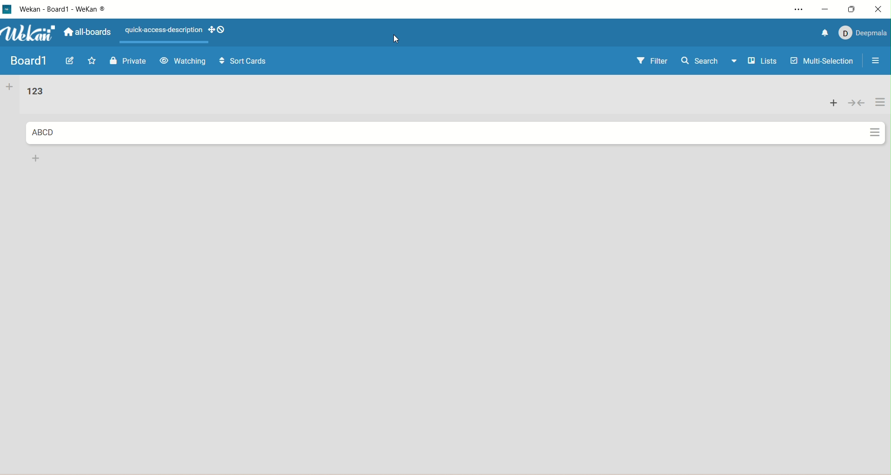 The image size is (891, 475). Describe the element at coordinates (72, 61) in the screenshot. I see `edit` at that location.